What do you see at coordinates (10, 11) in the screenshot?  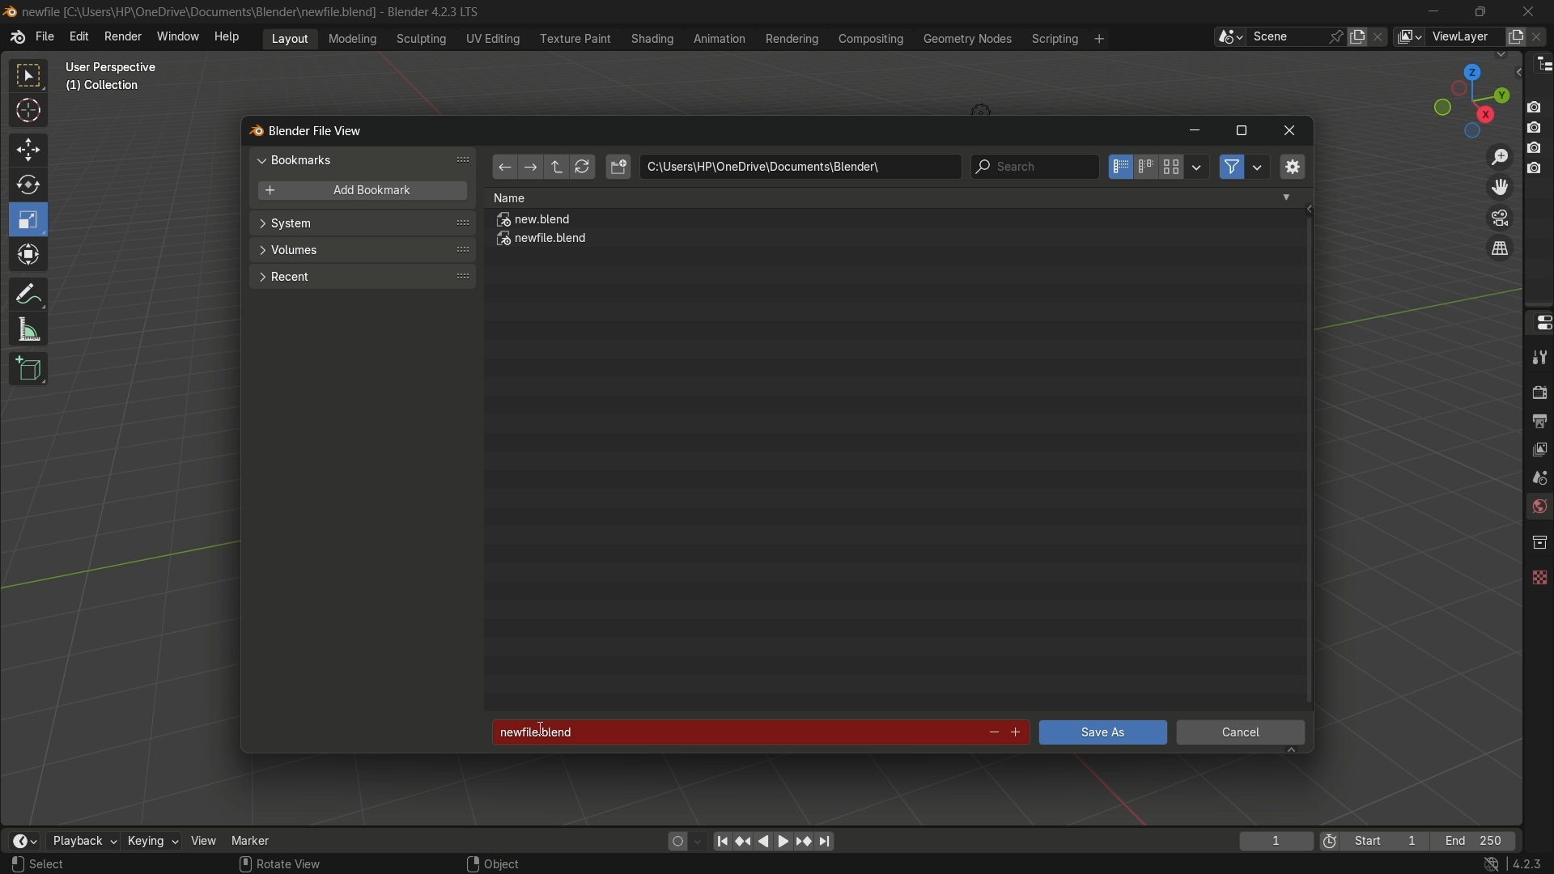 I see `Blend` at bounding box center [10, 11].